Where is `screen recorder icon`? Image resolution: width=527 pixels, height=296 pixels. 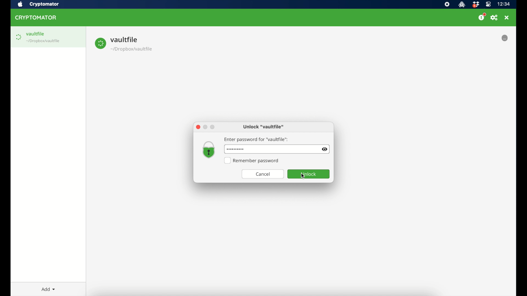 screen recorder icon is located at coordinates (447, 4).